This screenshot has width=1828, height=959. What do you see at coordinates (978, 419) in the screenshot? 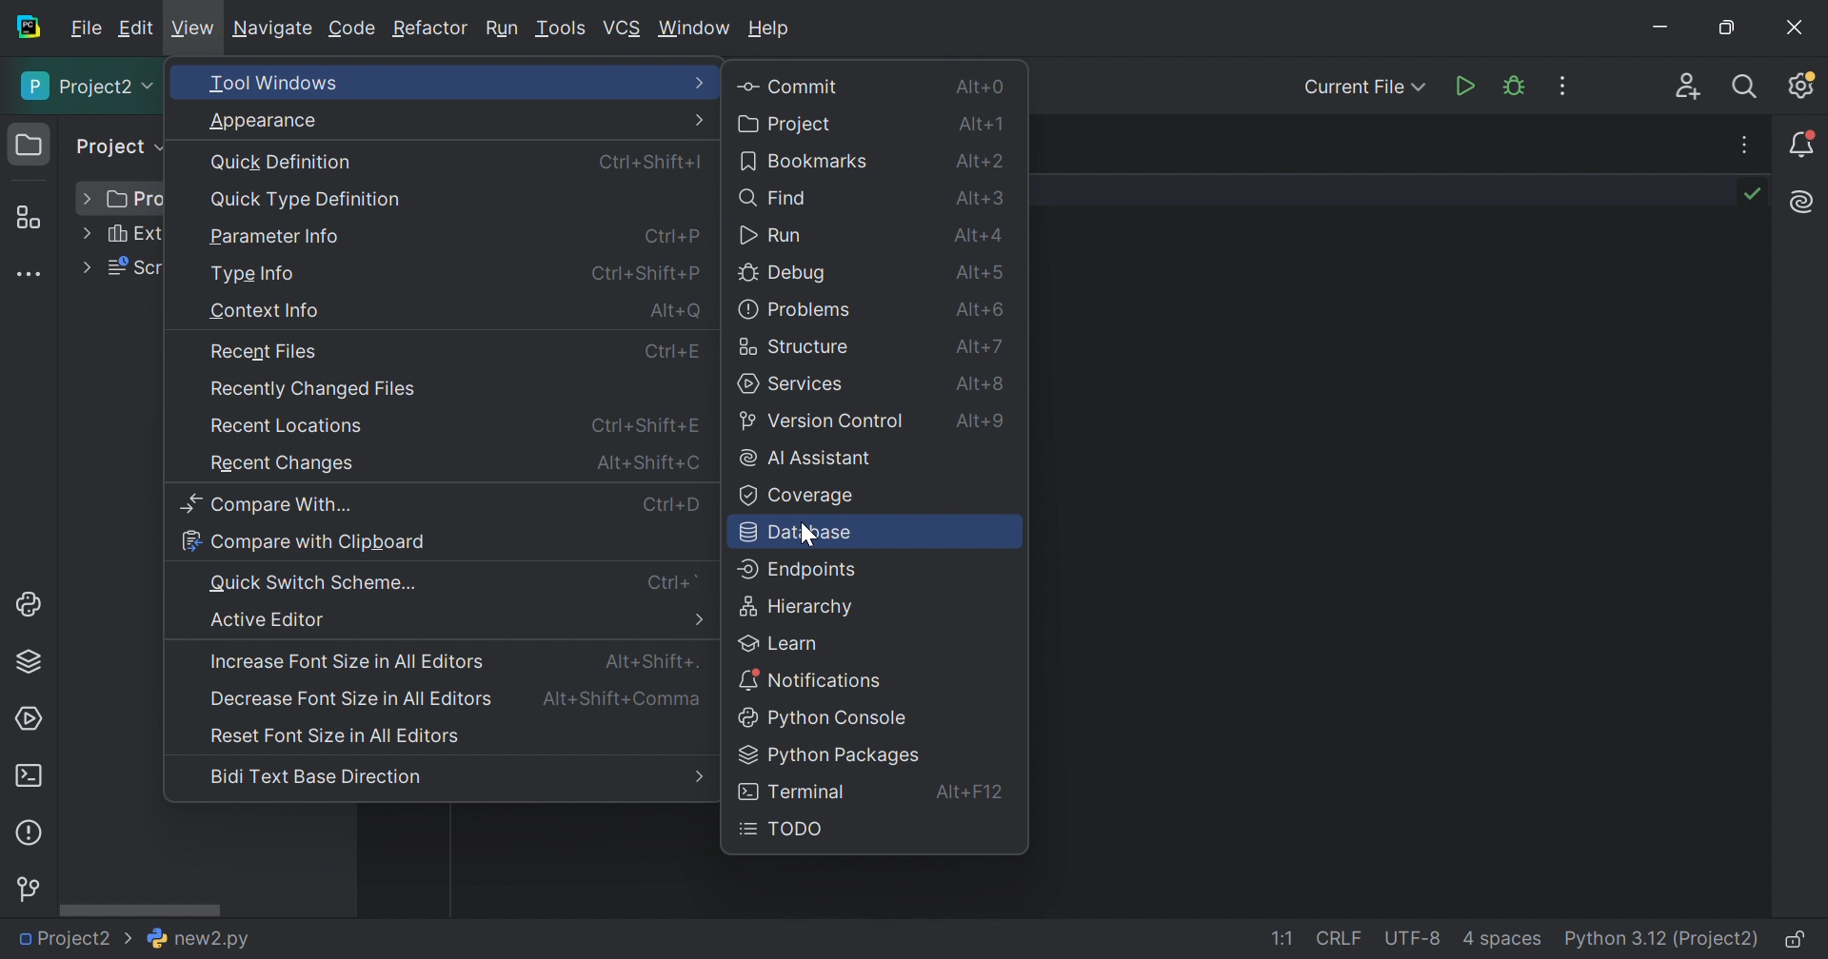
I see `Alt+9` at bounding box center [978, 419].